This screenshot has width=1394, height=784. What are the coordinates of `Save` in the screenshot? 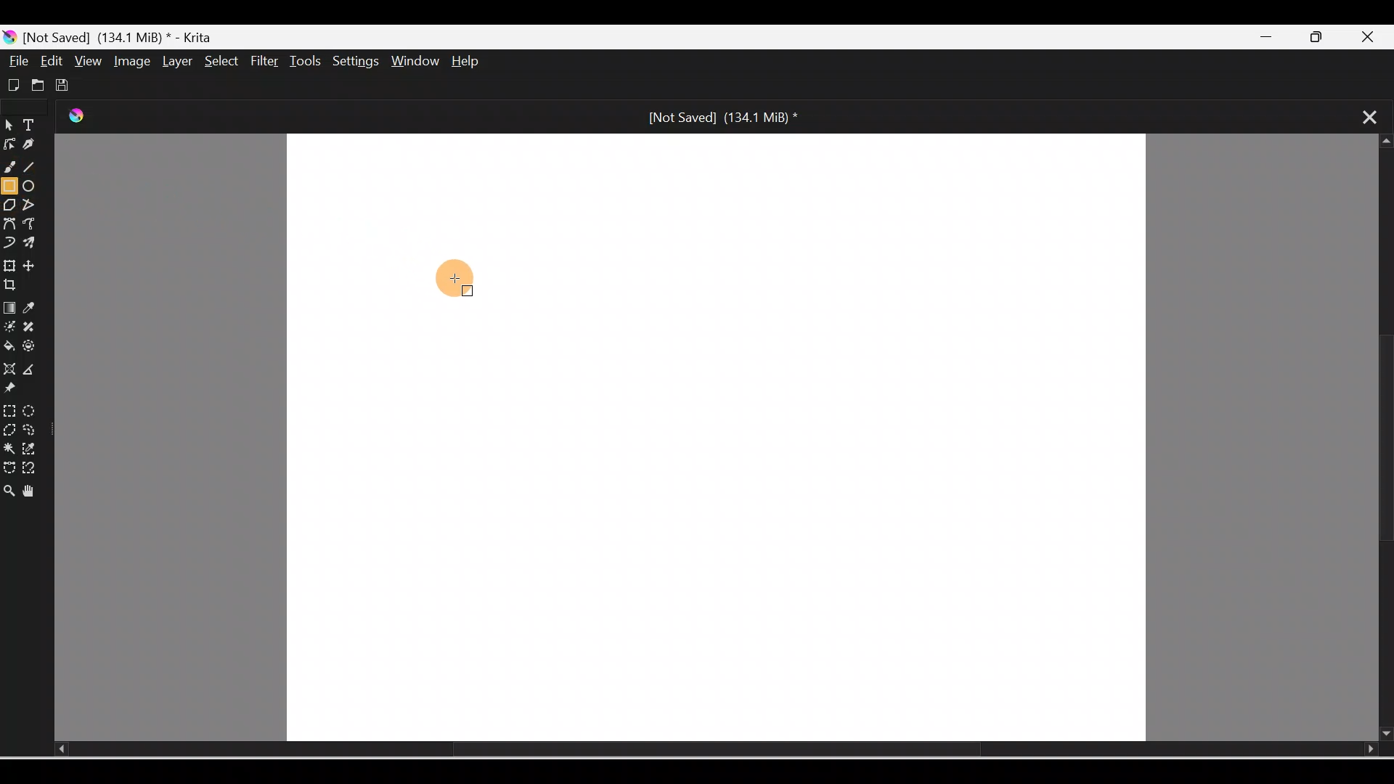 It's located at (65, 83).